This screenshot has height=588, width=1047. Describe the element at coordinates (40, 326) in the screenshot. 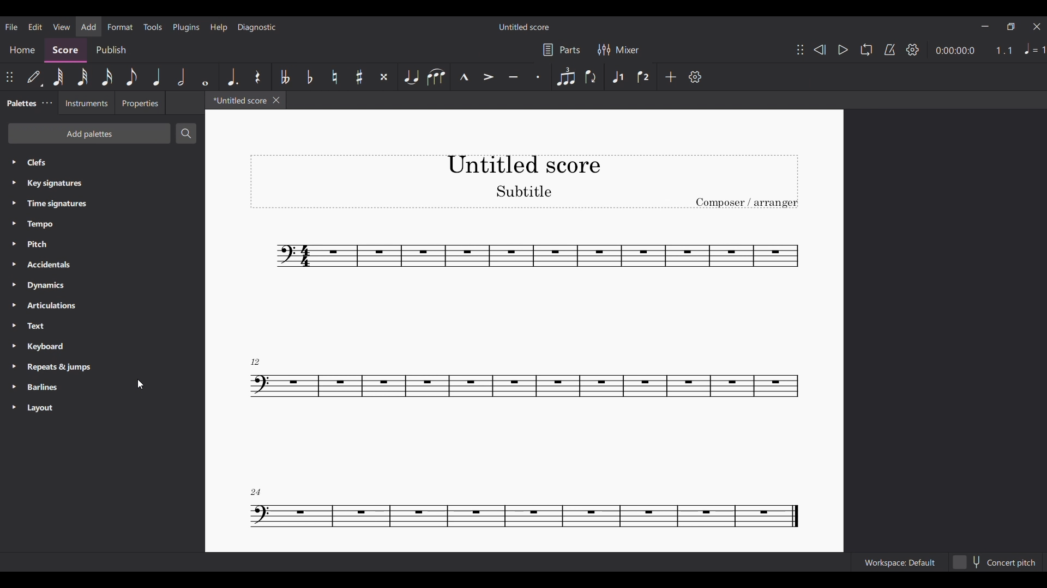

I see `Text` at that location.